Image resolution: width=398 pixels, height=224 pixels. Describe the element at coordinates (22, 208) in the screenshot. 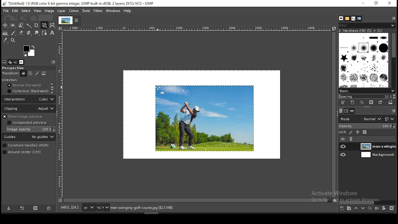

I see `restore tool preset` at that location.